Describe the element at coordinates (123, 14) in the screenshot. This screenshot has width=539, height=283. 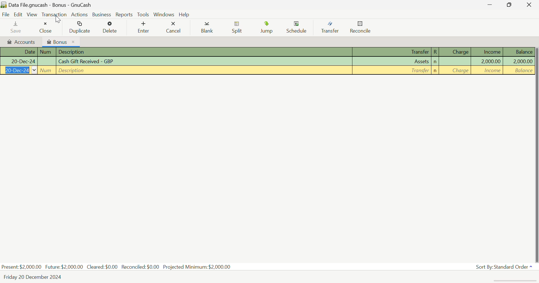
I see `Reports` at that location.